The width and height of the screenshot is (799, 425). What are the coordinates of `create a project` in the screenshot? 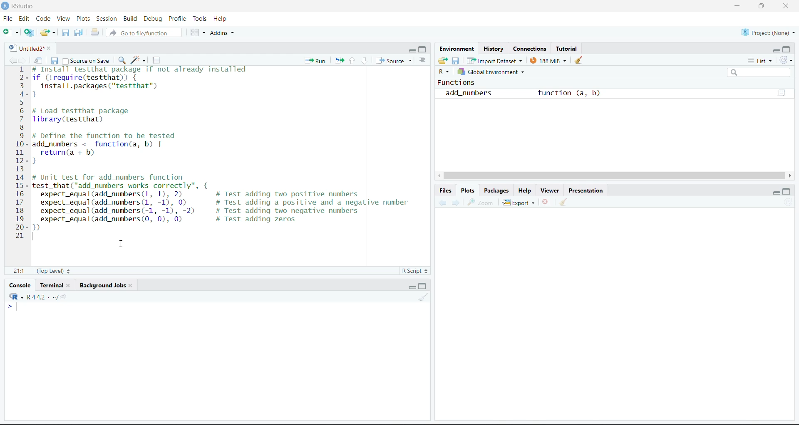 It's located at (29, 32).